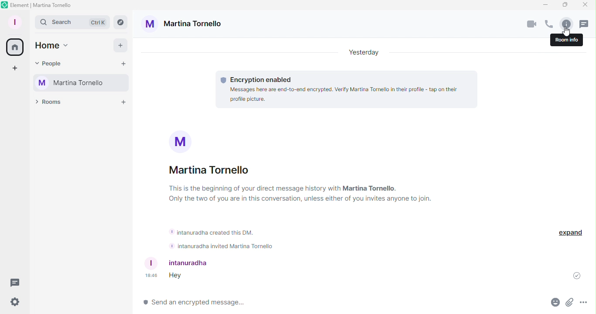 This screenshot has width=596, height=314. What do you see at coordinates (73, 22) in the screenshot?
I see `Search bar` at bounding box center [73, 22].